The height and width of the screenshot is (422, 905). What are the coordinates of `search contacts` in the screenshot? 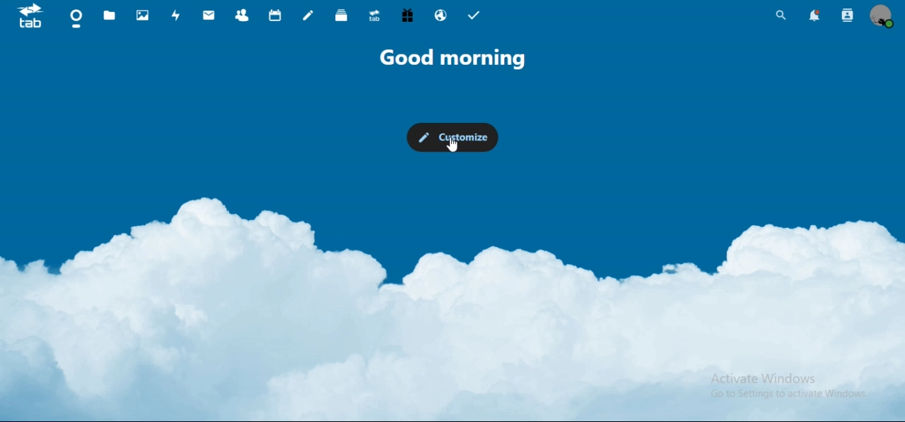 It's located at (847, 15).